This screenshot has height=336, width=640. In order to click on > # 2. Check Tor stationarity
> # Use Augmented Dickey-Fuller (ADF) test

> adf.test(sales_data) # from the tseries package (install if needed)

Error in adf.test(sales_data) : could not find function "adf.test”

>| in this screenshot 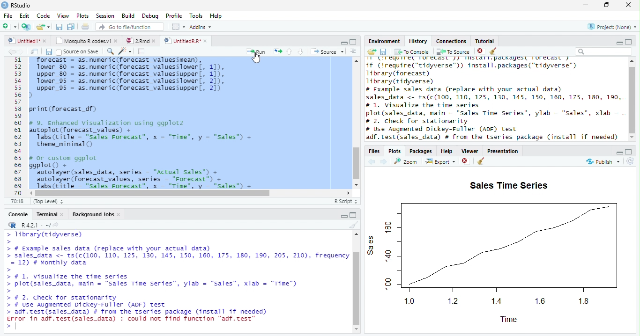, I will do `click(150, 313)`.